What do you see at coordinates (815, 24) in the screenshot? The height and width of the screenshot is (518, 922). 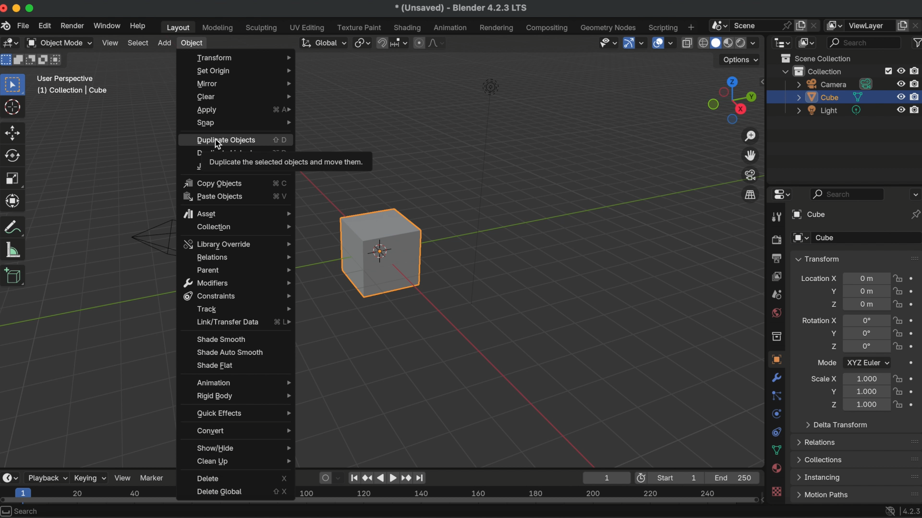 I see `delete scene` at bounding box center [815, 24].